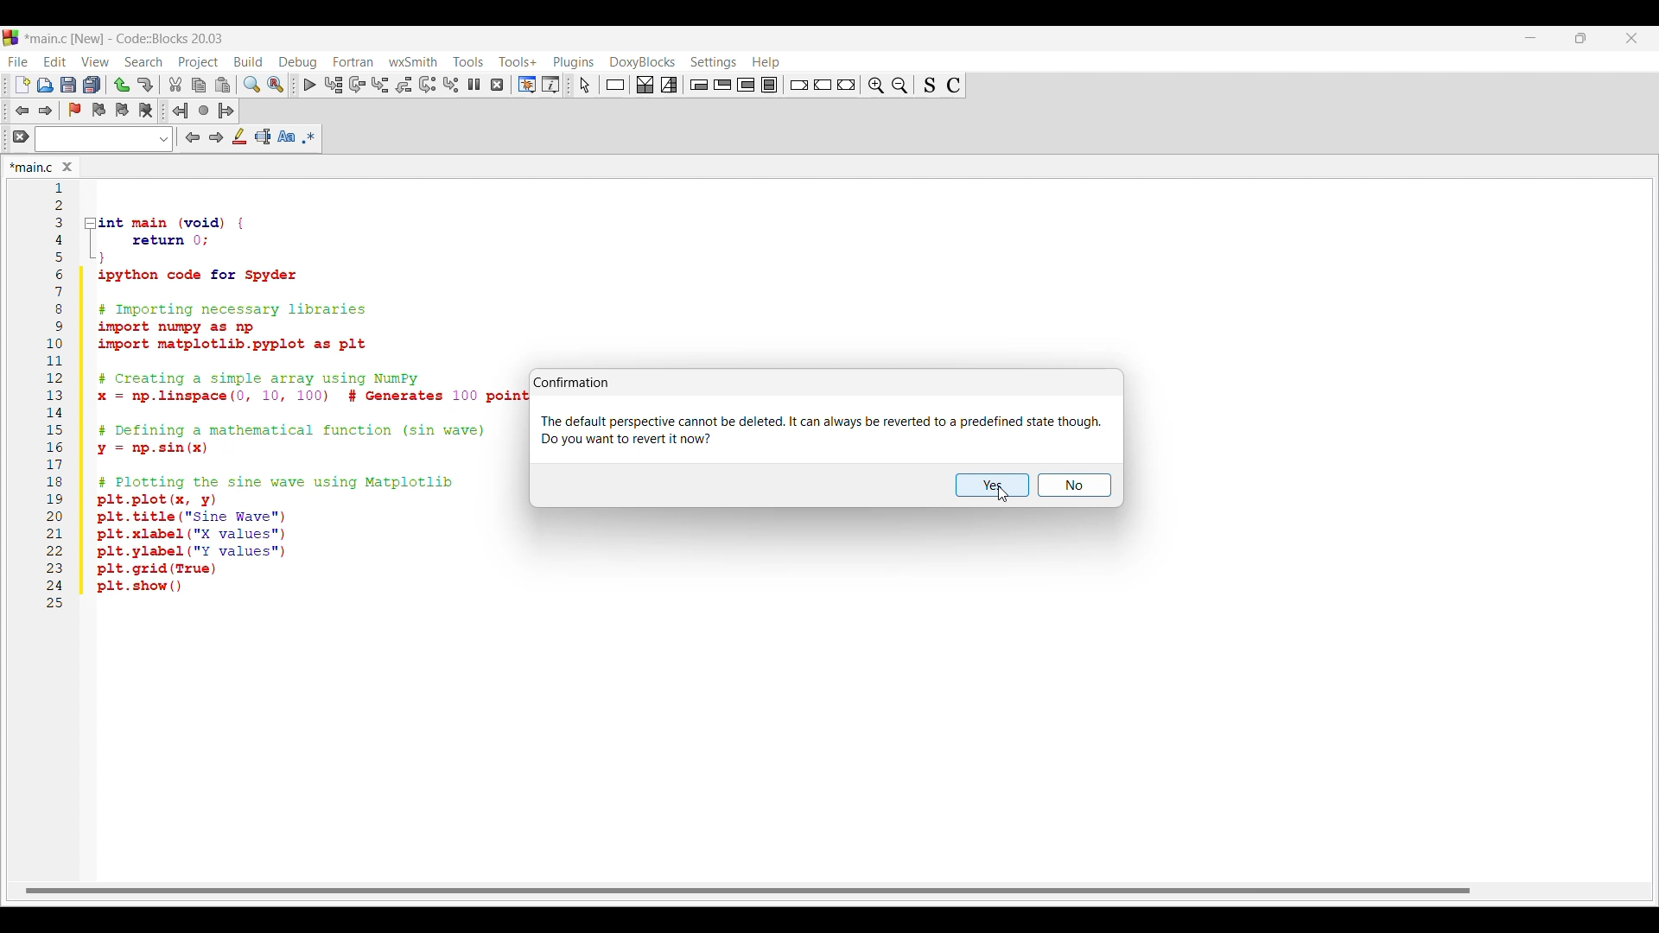  I want to click on Step into instruction, so click(451, 85).